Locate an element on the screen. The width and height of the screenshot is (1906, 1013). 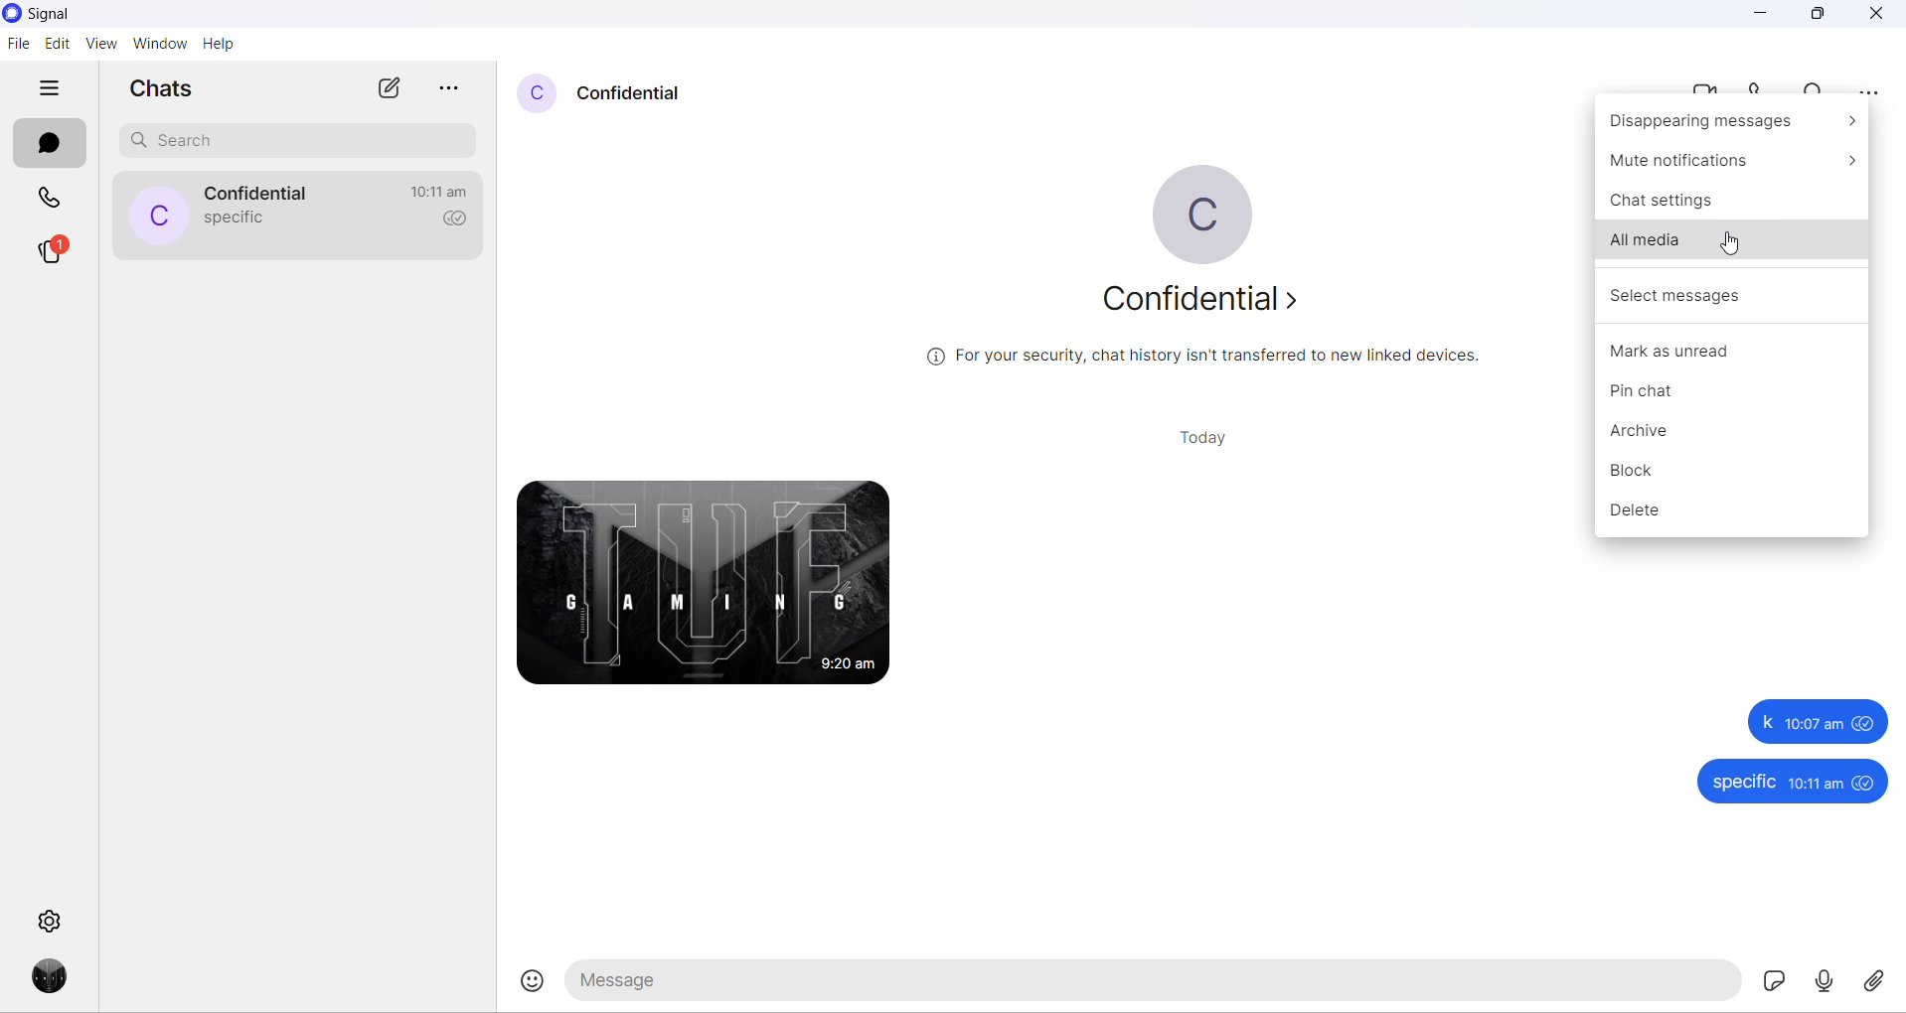
video call is located at coordinates (1710, 86).